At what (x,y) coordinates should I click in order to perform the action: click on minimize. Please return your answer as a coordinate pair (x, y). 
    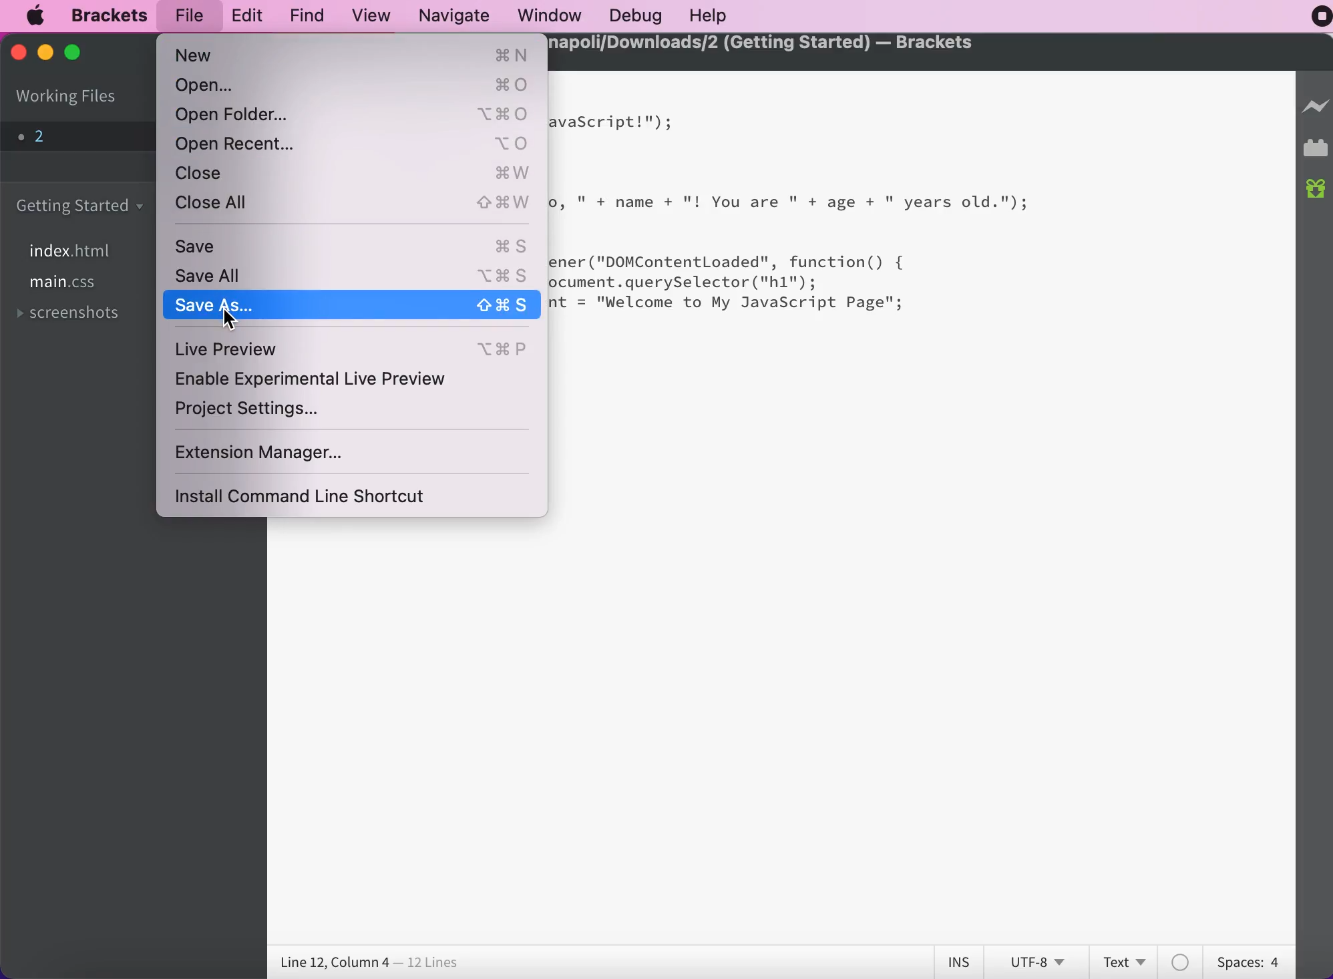
    Looking at the image, I should click on (44, 53).